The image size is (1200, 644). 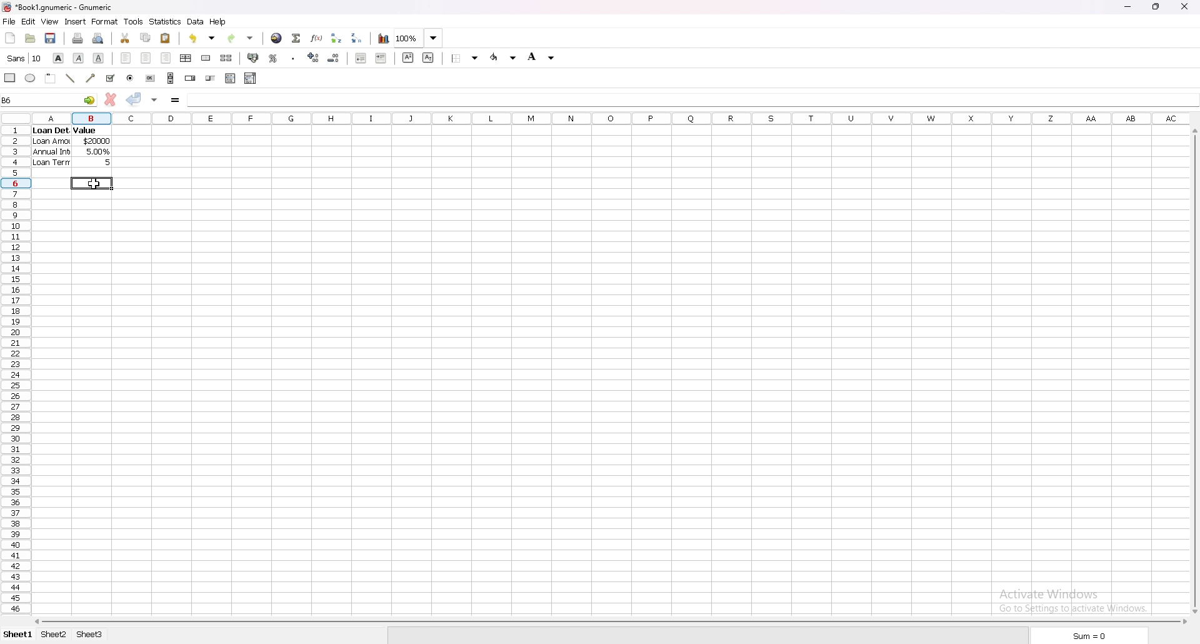 What do you see at coordinates (420, 38) in the screenshot?
I see `zoom` at bounding box center [420, 38].